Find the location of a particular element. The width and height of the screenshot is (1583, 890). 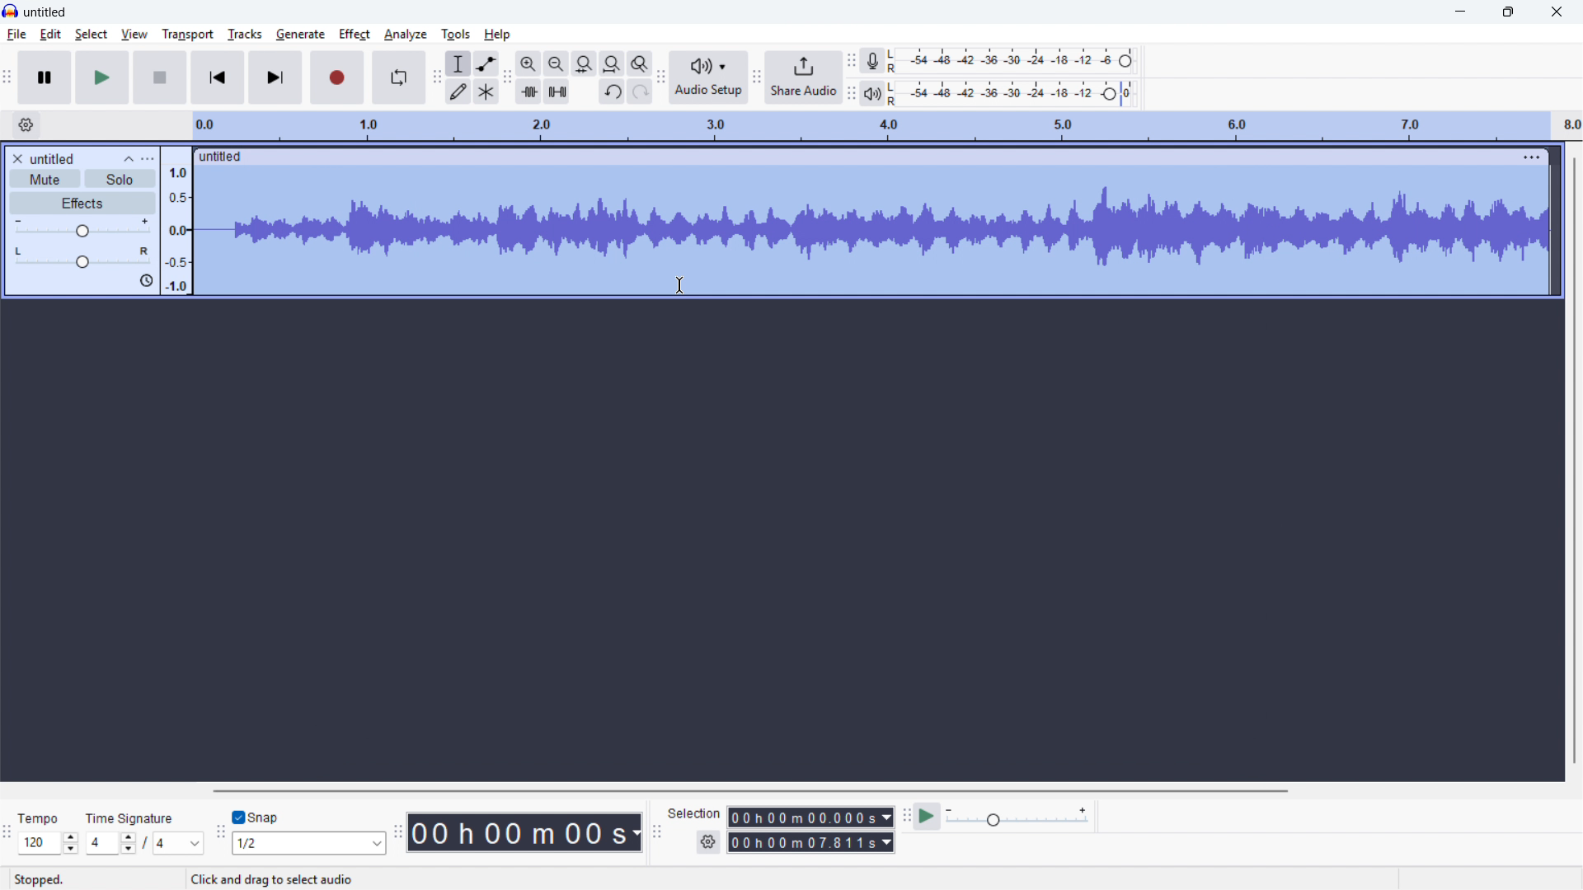

Share audio  is located at coordinates (802, 77).